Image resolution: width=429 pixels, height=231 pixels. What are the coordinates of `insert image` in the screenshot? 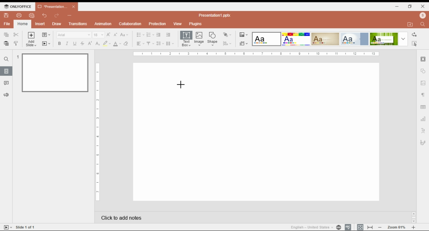 It's located at (199, 39).